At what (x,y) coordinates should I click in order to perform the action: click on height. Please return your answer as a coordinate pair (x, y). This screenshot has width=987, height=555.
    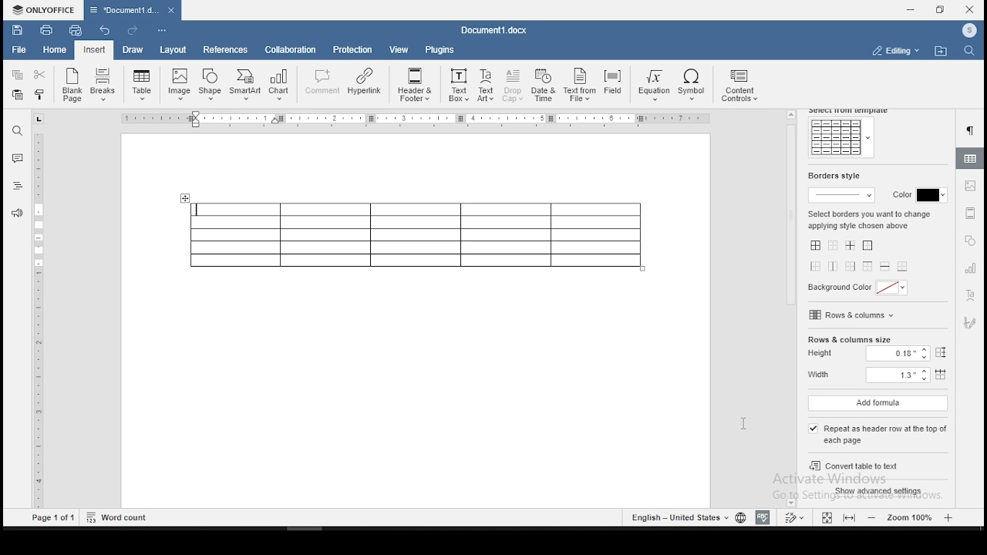
    Looking at the image, I should click on (881, 355).